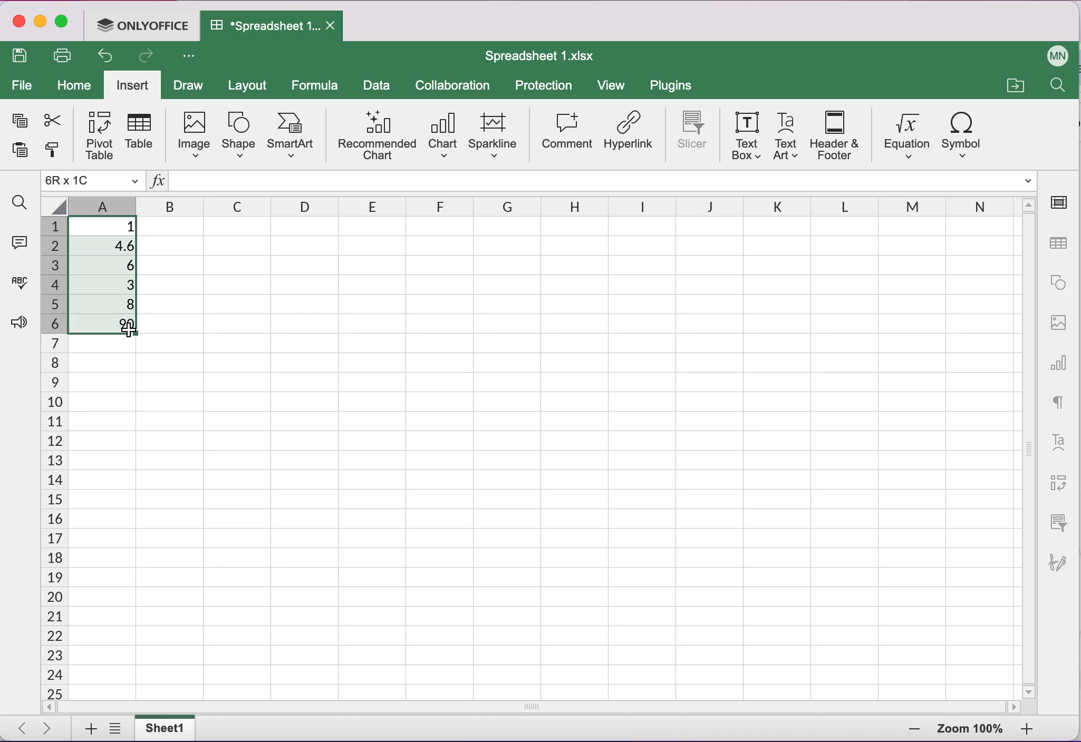 This screenshot has width=1081, height=742. Describe the element at coordinates (318, 84) in the screenshot. I see `formula` at that location.